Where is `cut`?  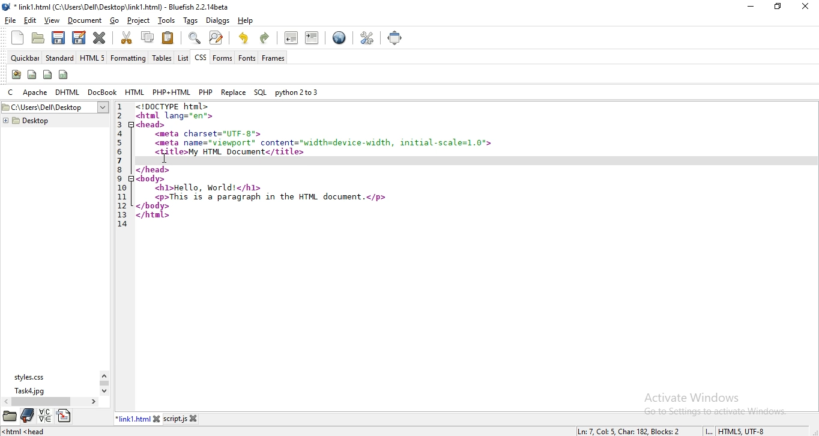 cut is located at coordinates (126, 37).